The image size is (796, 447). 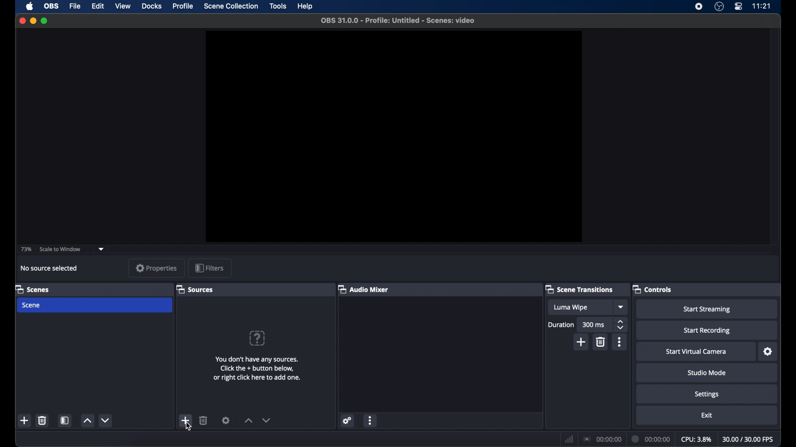 What do you see at coordinates (122, 5) in the screenshot?
I see `view` at bounding box center [122, 5].